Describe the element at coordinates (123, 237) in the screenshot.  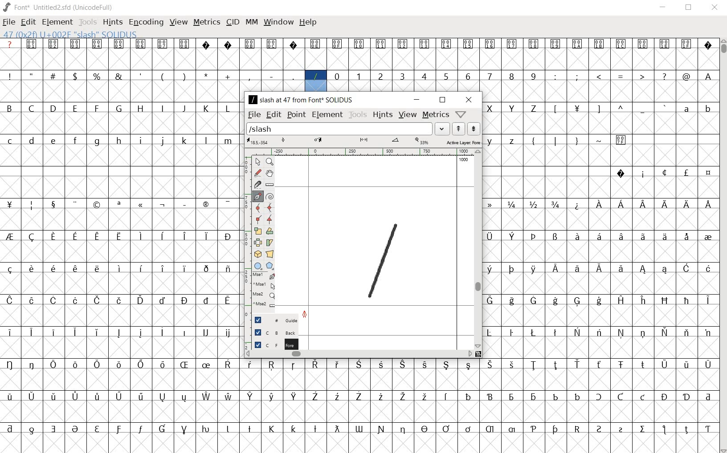
I see `special letters` at that location.